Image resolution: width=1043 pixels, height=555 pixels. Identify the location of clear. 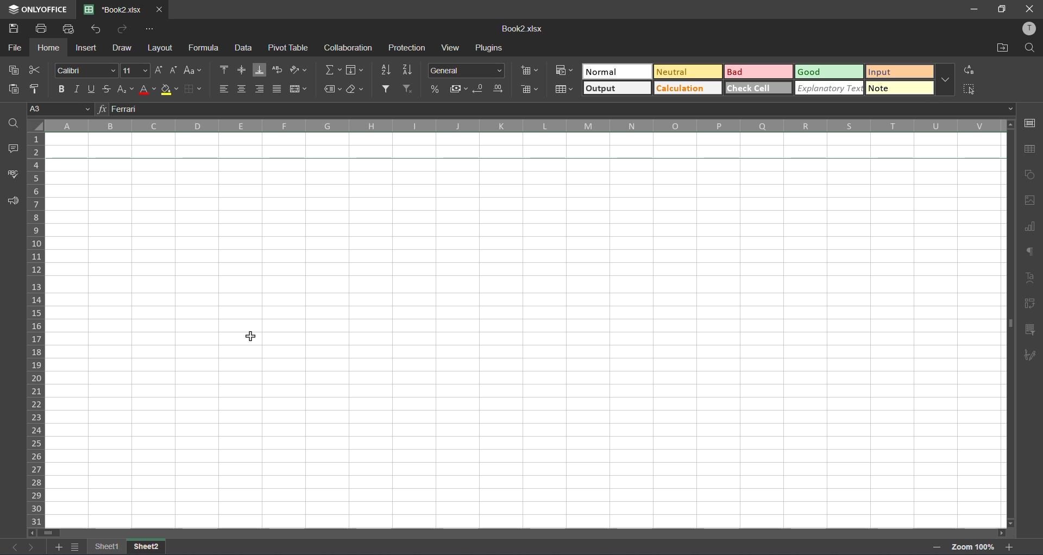
(356, 90).